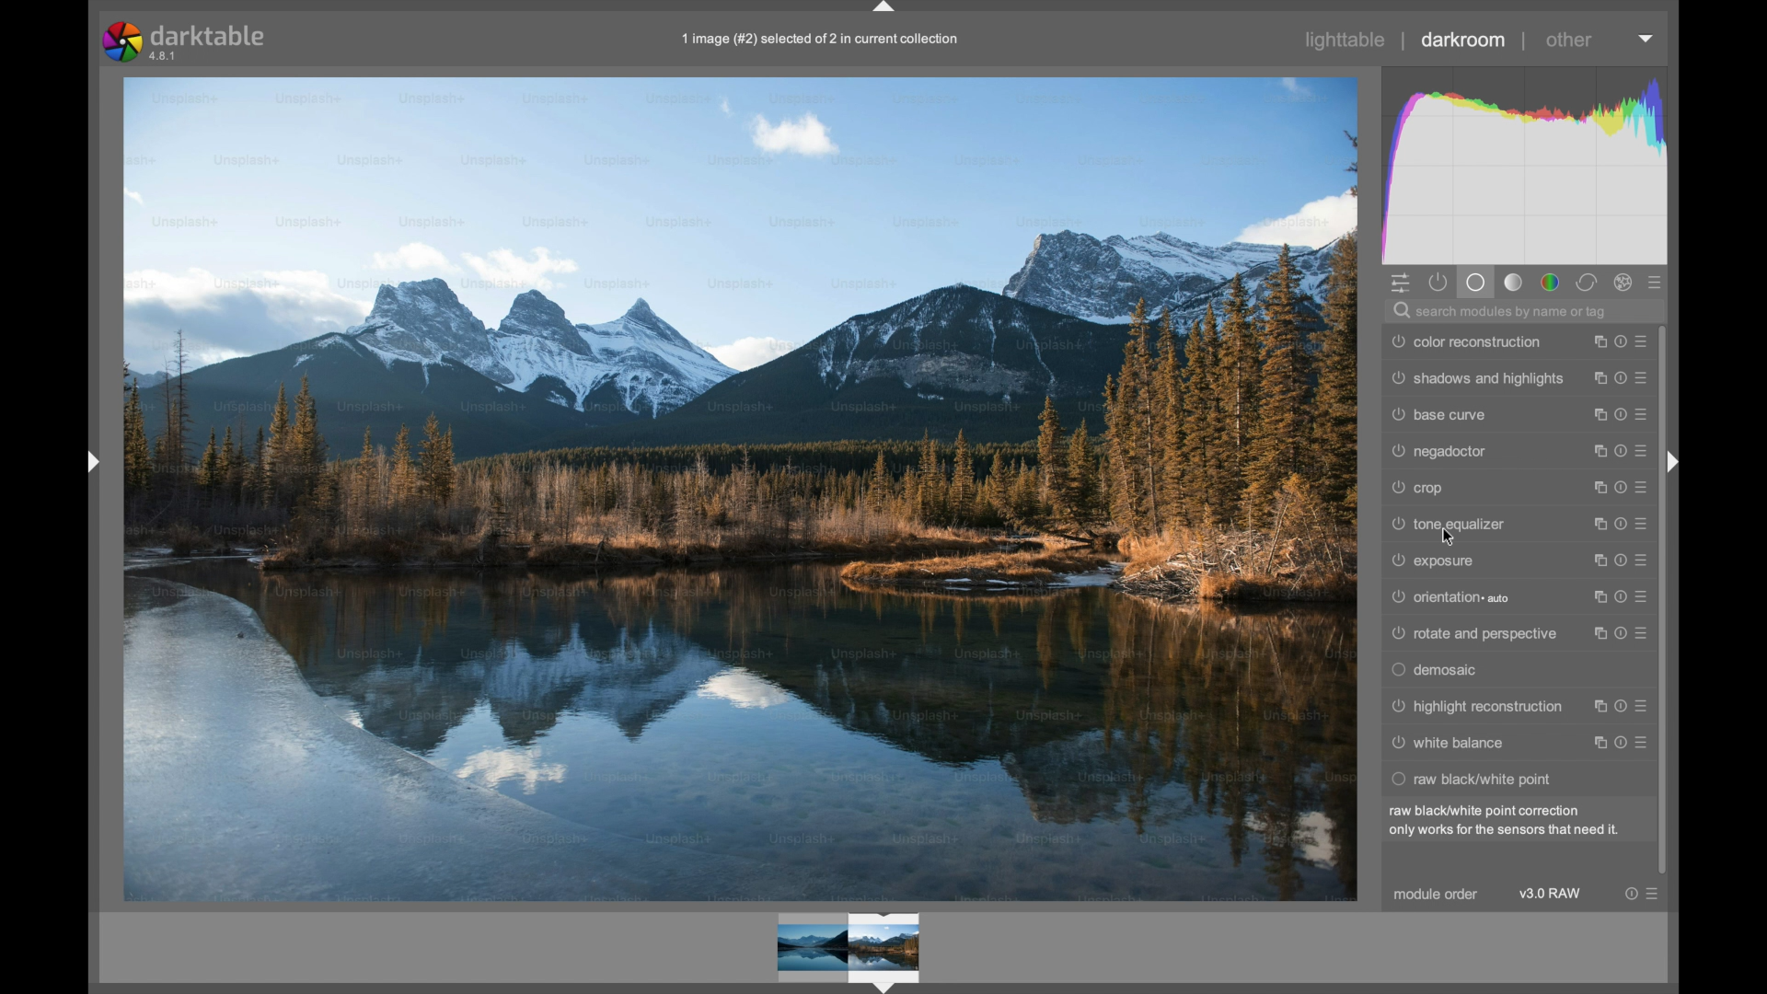 This screenshot has height=994, width=1767. Describe the element at coordinates (1649, 559) in the screenshot. I see `presets` at that location.